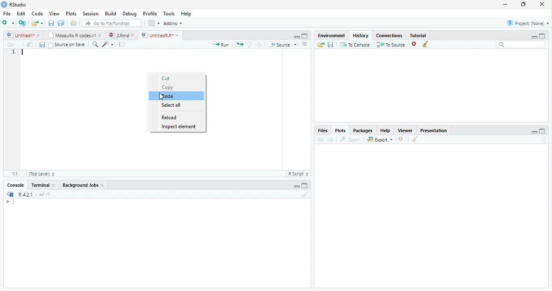 The image size is (552, 291). What do you see at coordinates (305, 36) in the screenshot?
I see `maximize` at bounding box center [305, 36].